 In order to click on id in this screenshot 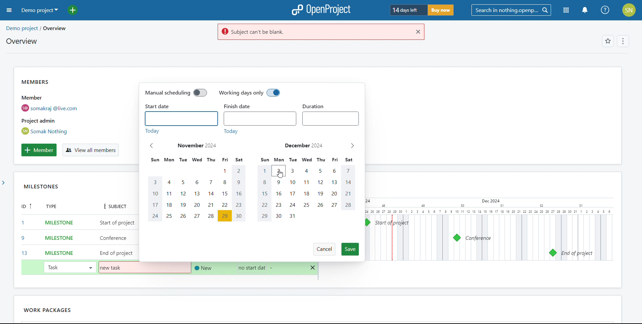, I will do `click(24, 231)`.